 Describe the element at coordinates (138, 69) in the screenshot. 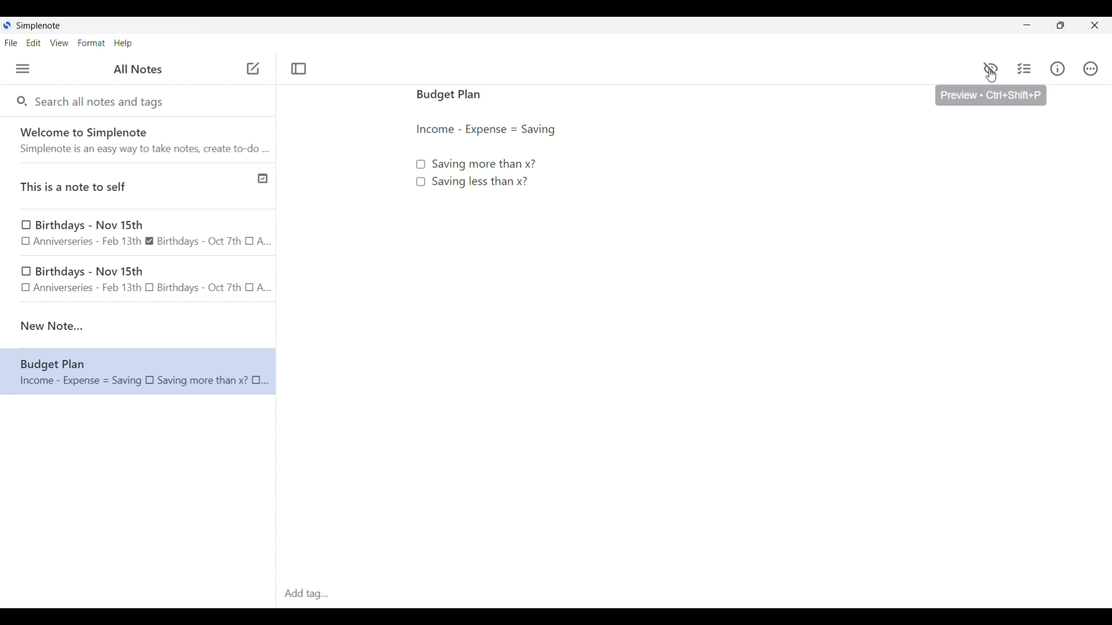

I see `Title of left side panel` at that location.